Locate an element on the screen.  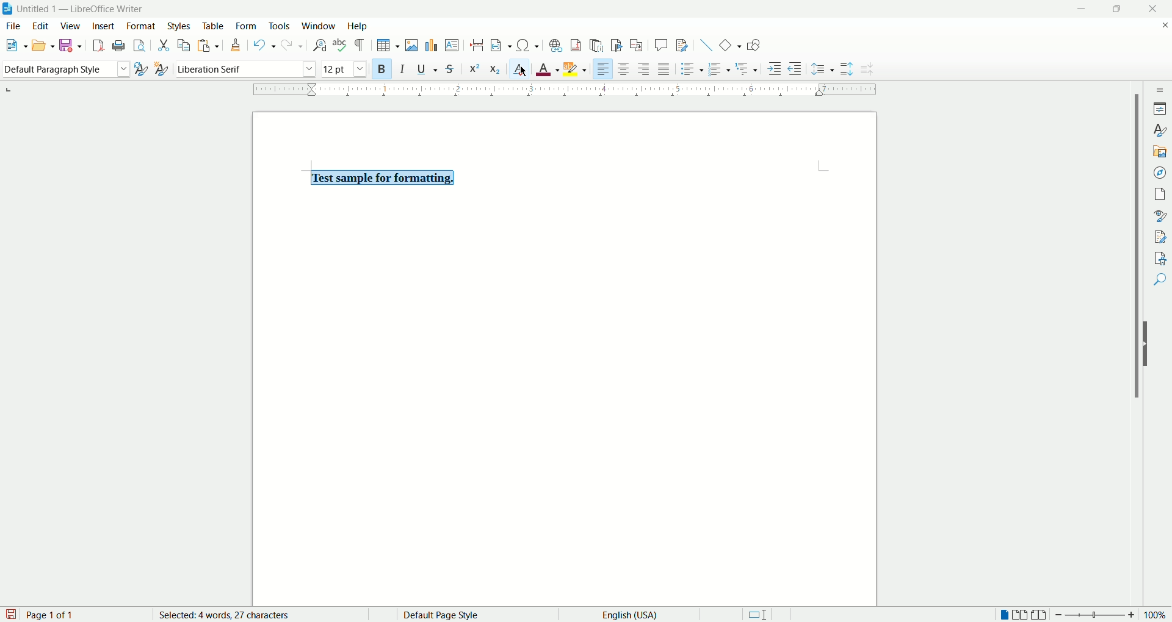
view is located at coordinates (72, 26).